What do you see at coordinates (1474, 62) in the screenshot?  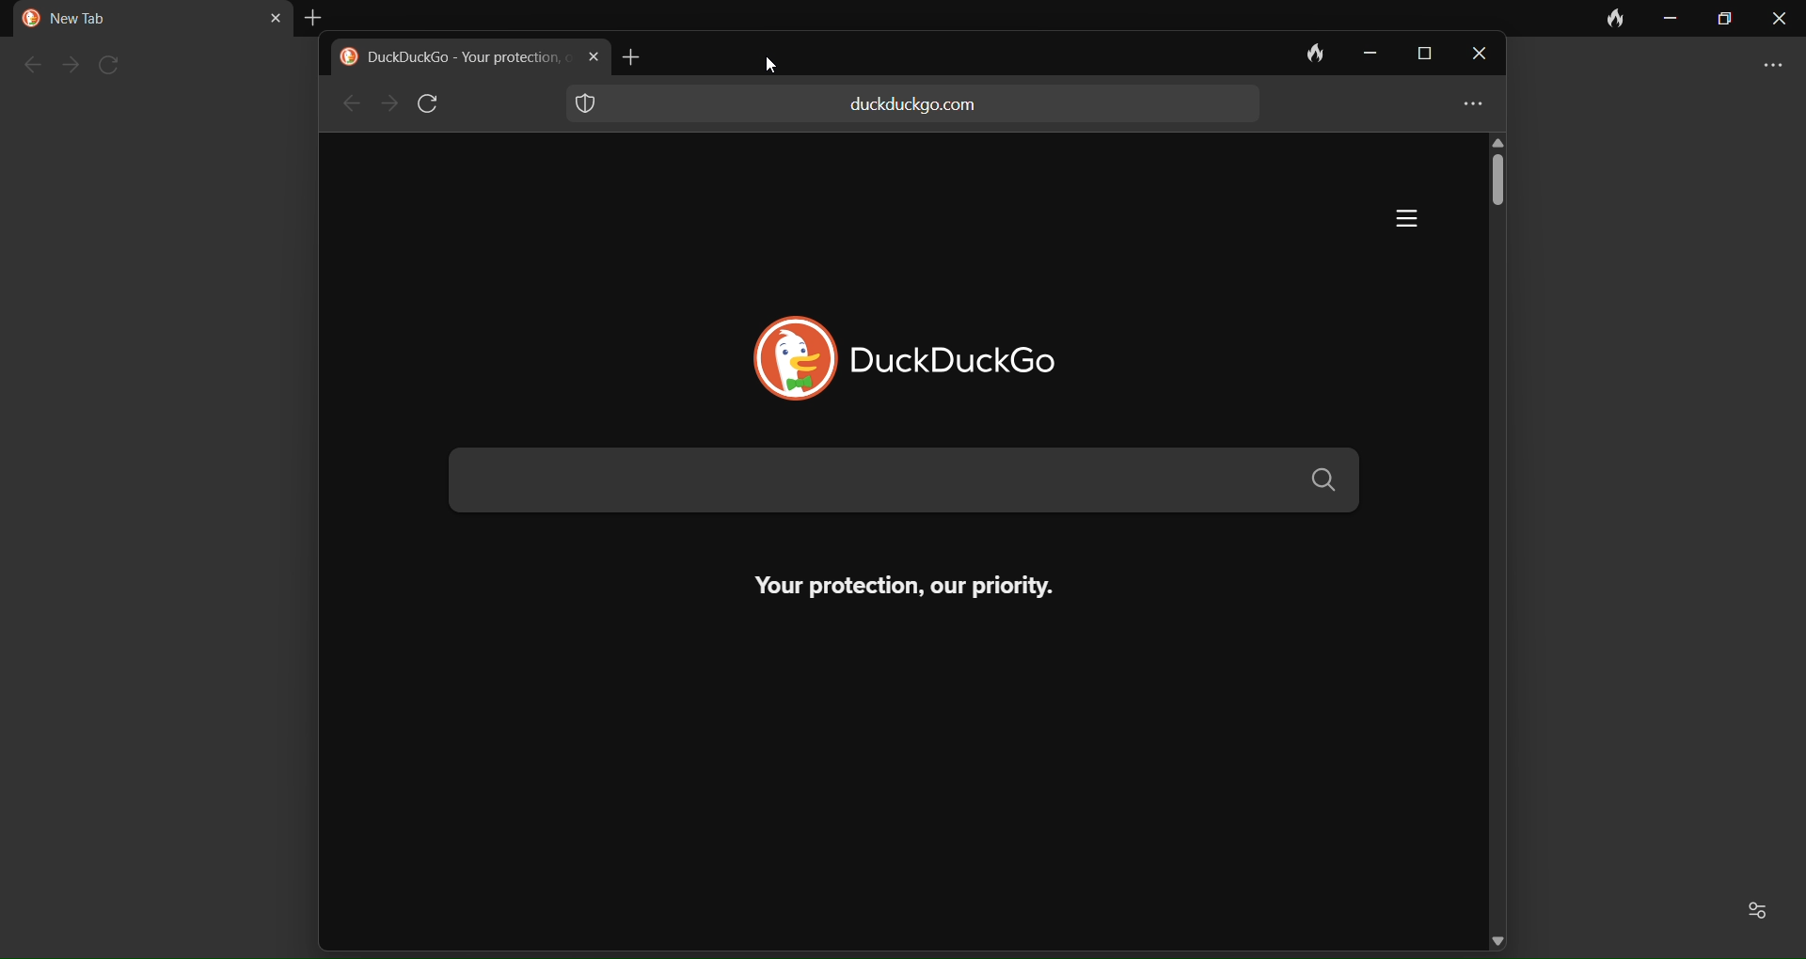 I see `bookmark` at bounding box center [1474, 62].